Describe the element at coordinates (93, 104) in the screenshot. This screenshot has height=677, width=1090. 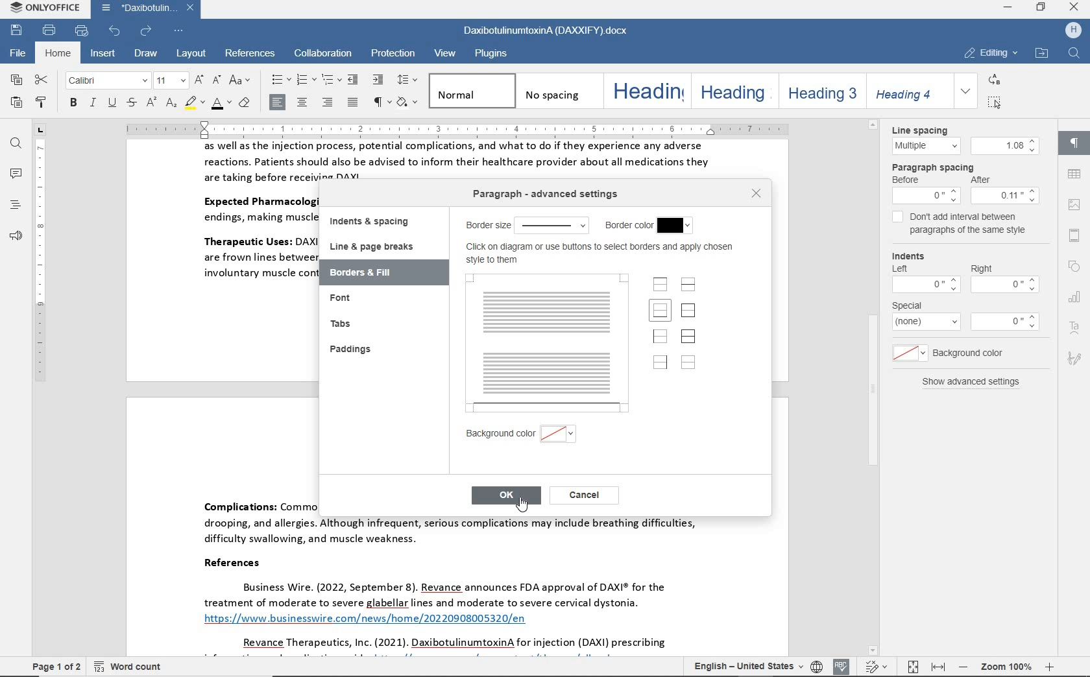
I see `italic` at that location.